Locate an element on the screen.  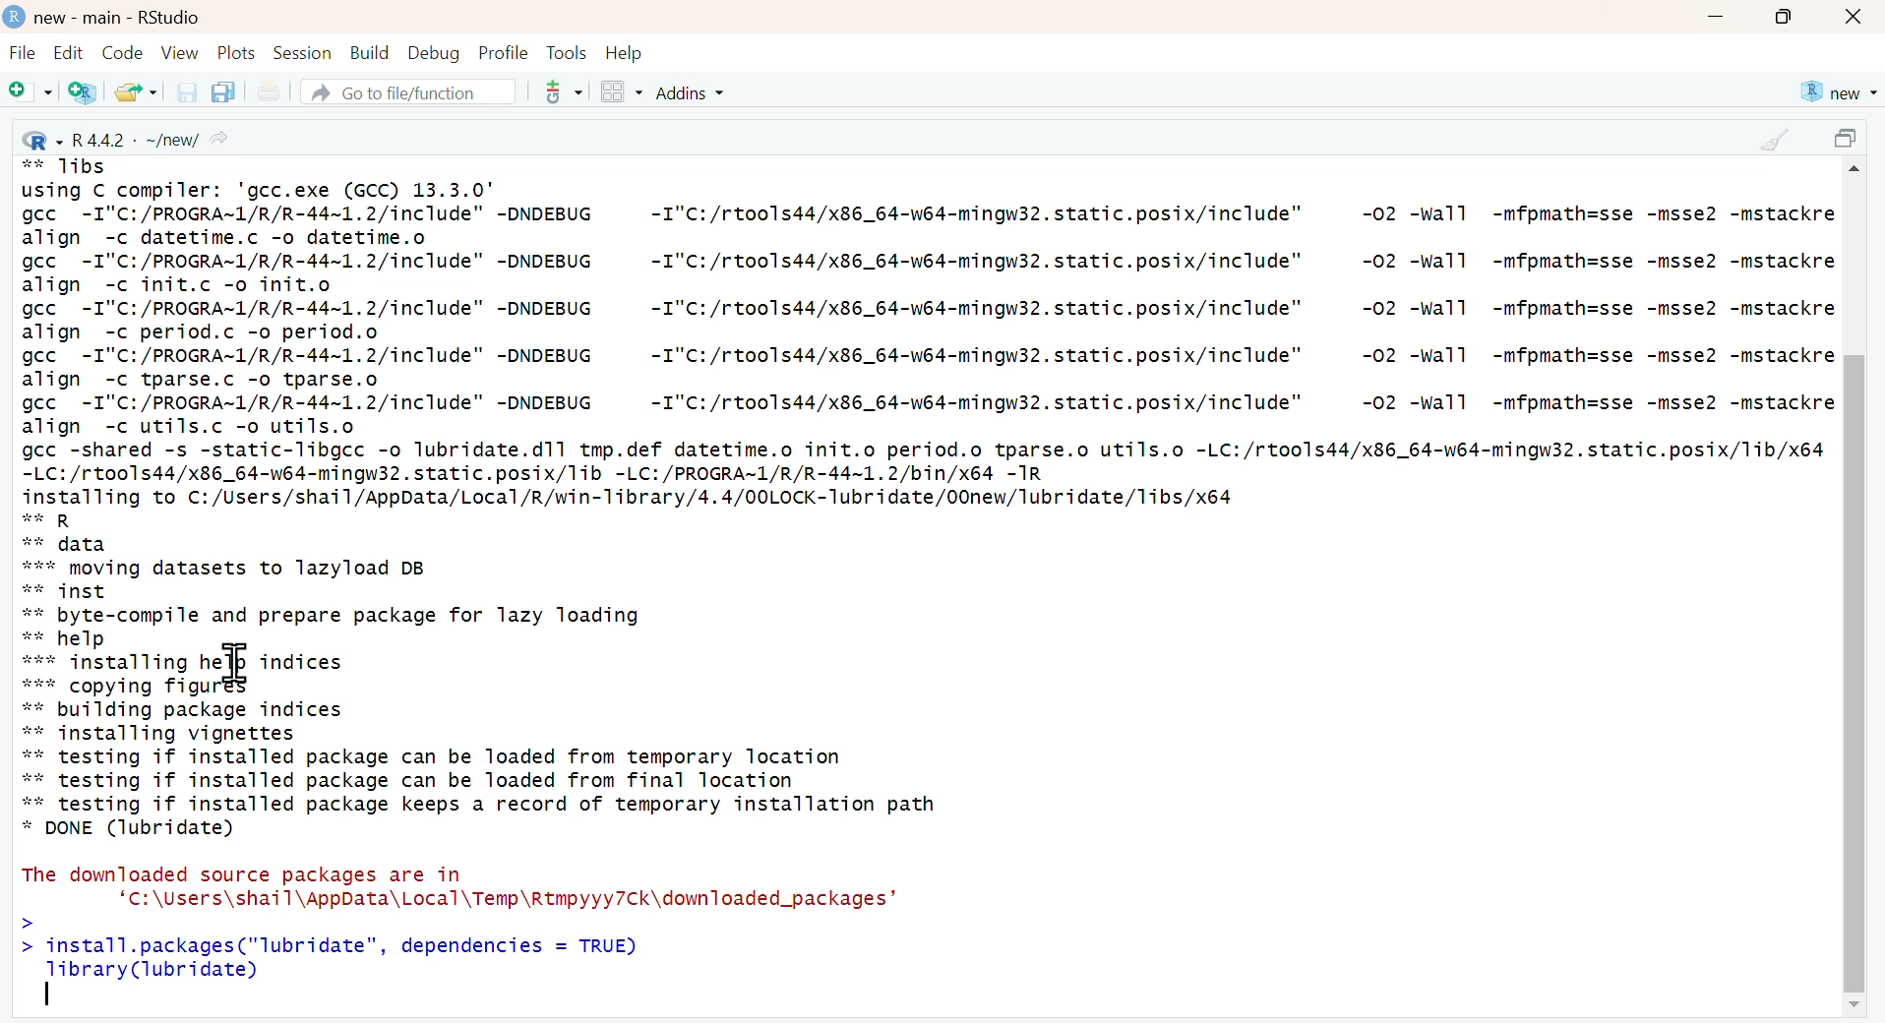
new - main - RStudio is located at coordinates (120, 18).